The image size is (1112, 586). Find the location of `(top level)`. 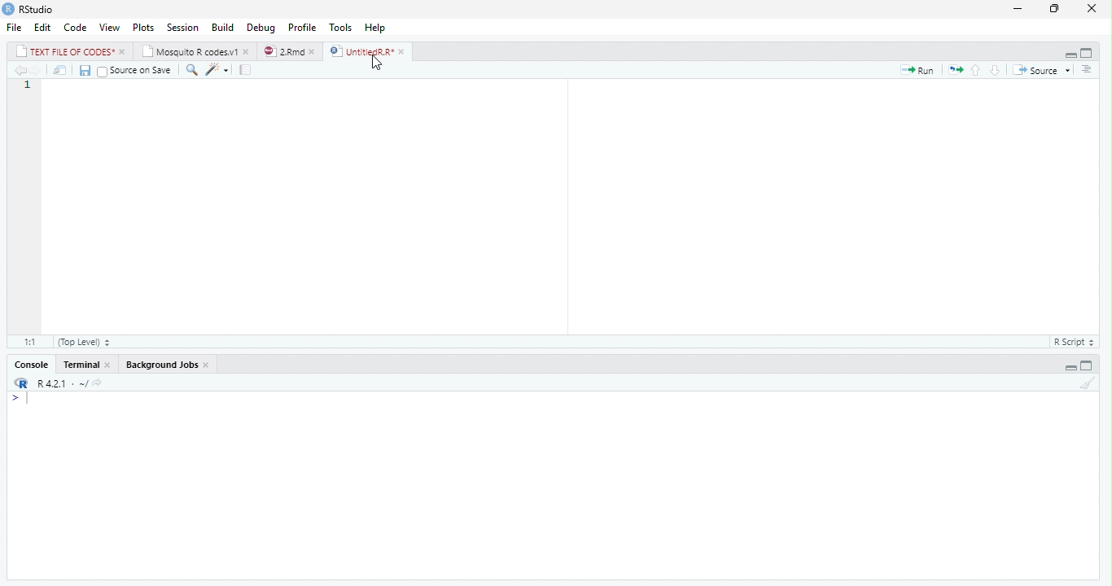

(top level) is located at coordinates (82, 342).